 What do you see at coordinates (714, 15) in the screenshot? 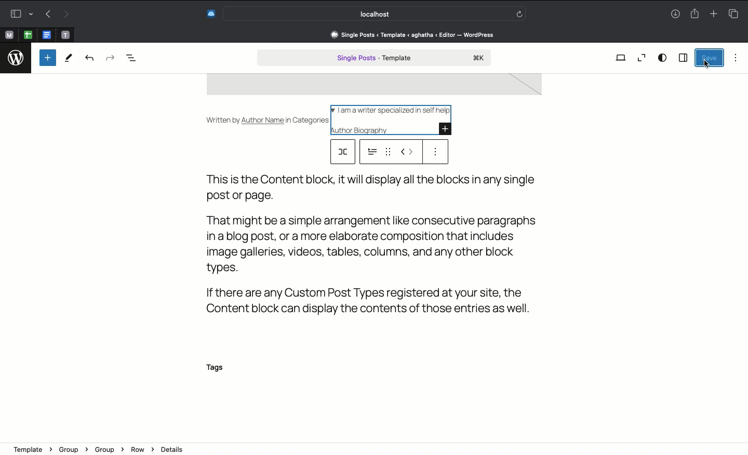
I see `New tab` at bounding box center [714, 15].